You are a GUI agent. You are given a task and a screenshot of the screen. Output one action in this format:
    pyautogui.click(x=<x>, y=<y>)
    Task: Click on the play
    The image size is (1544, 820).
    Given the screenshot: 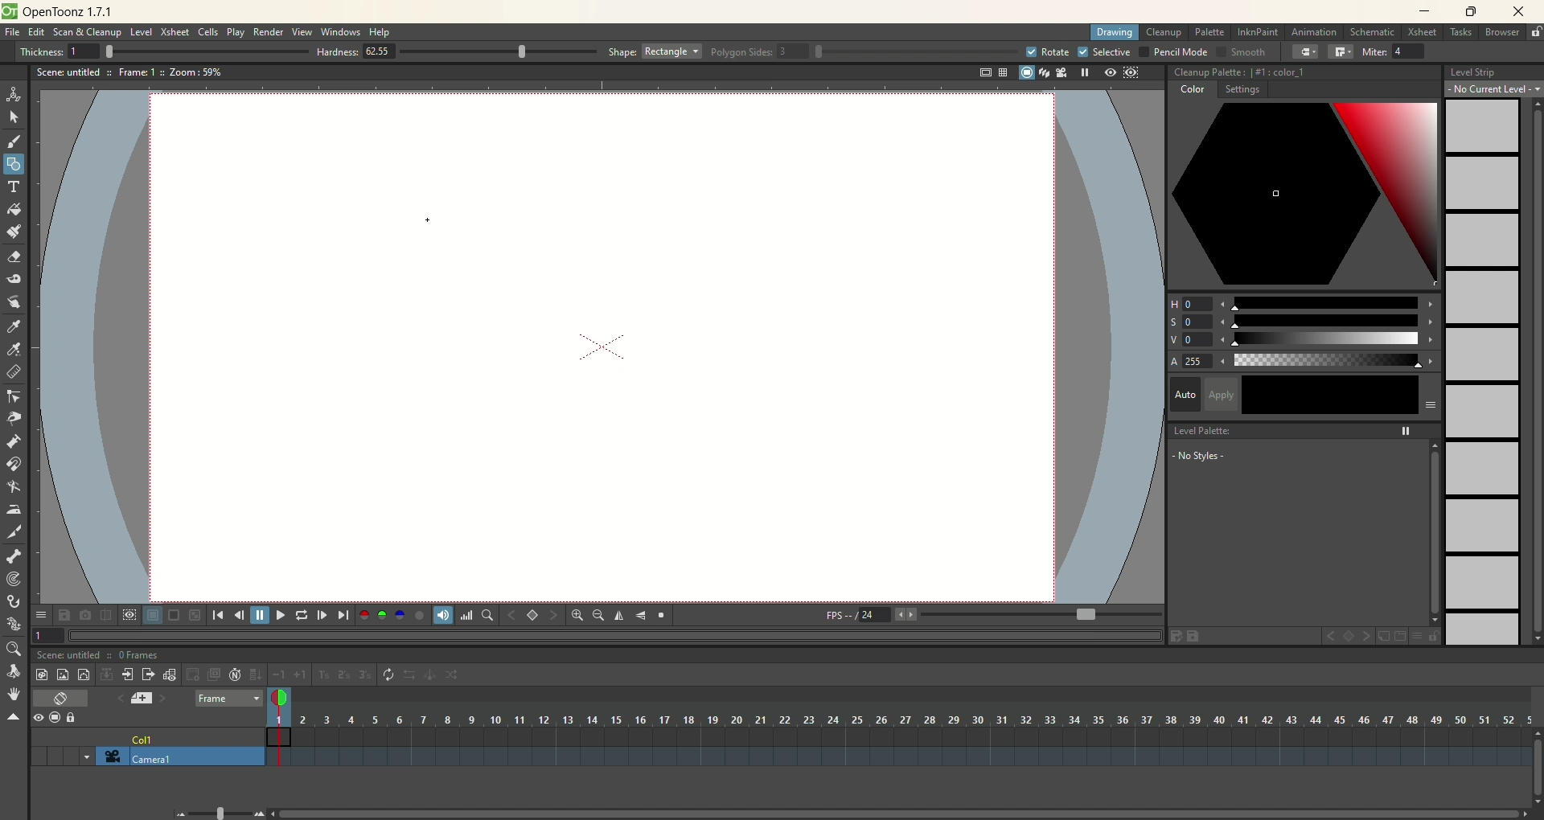 What is the action you would take?
    pyautogui.click(x=236, y=32)
    